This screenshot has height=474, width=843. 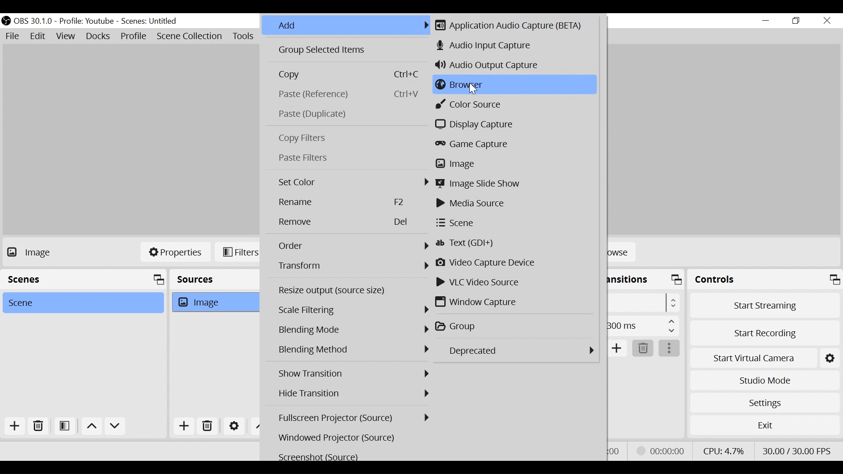 What do you see at coordinates (352, 94) in the screenshot?
I see `Paste(Reference)` at bounding box center [352, 94].